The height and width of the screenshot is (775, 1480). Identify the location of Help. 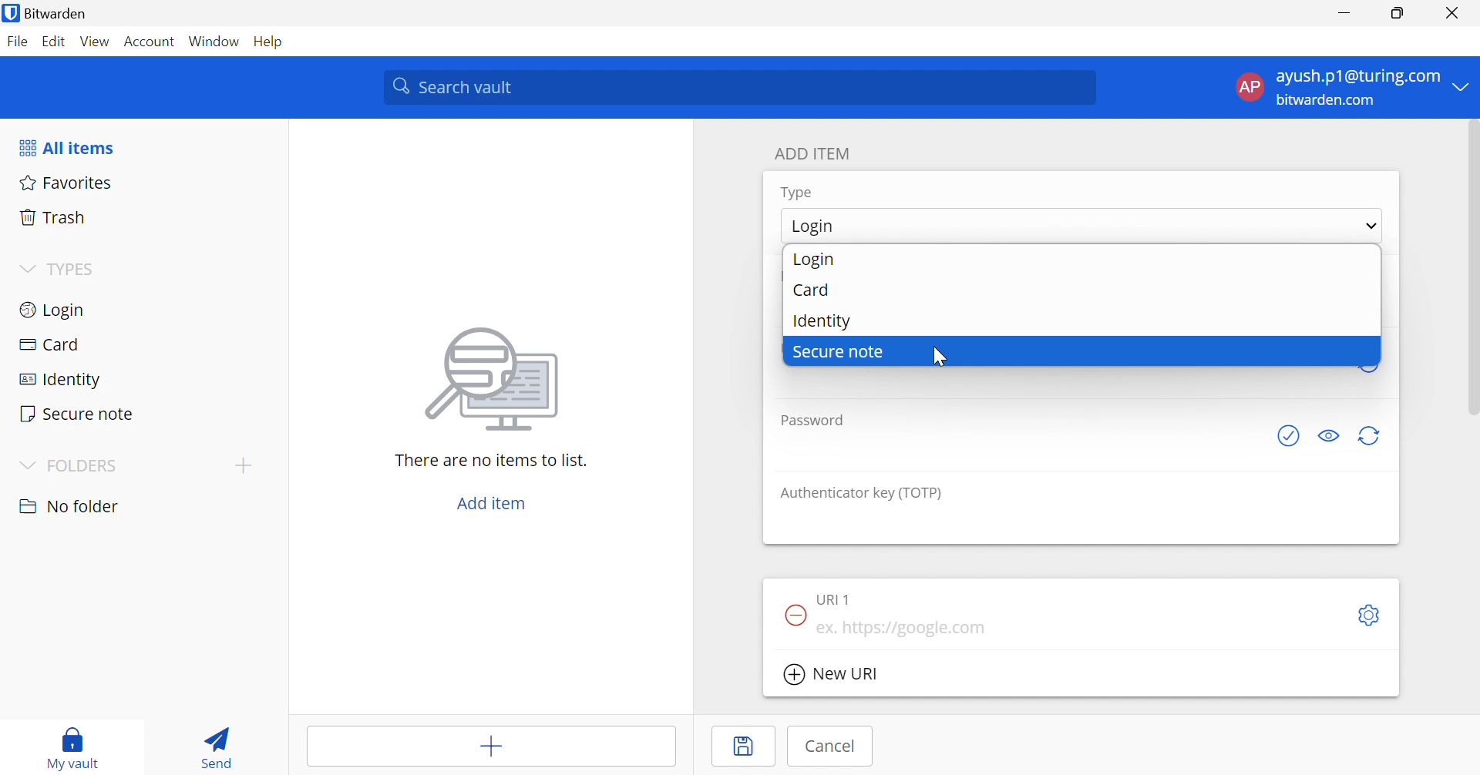
(275, 42).